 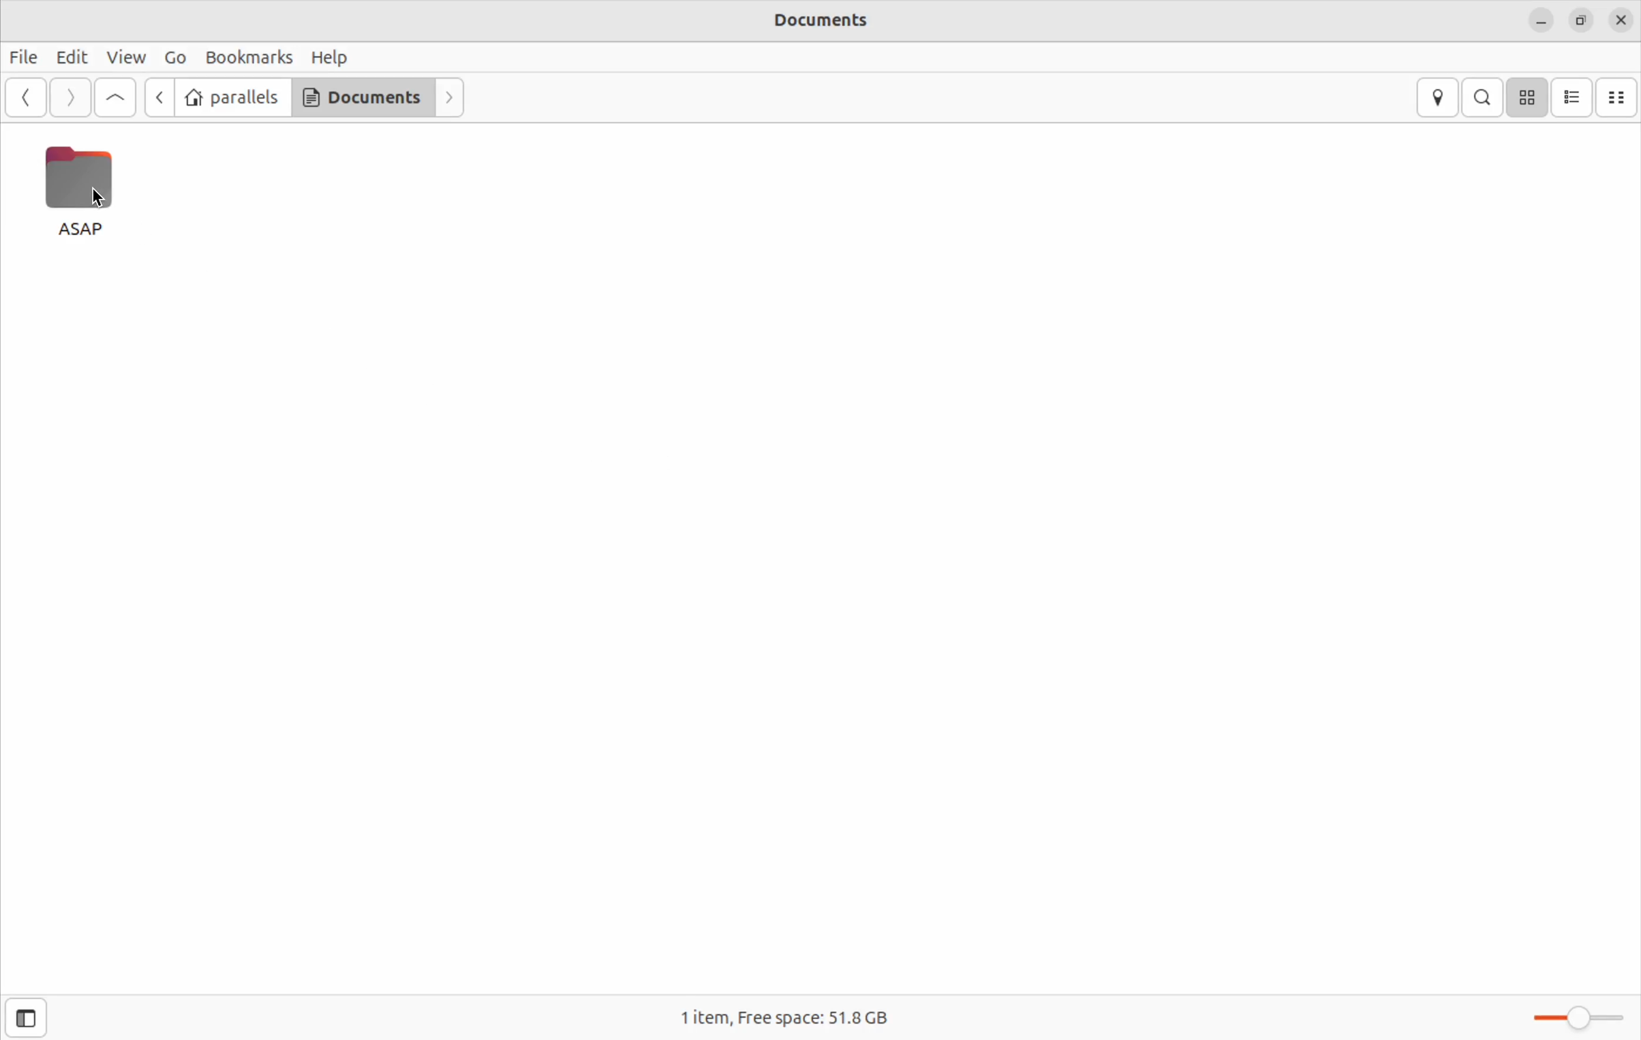 I want to click on Go, so click(x=174, y=56).